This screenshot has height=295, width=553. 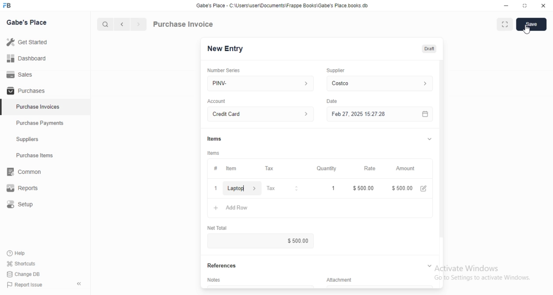 What do you see at coordinates (25, 285) in the screenshot?
I see `Report Issue` at bounding box center [25, 285].